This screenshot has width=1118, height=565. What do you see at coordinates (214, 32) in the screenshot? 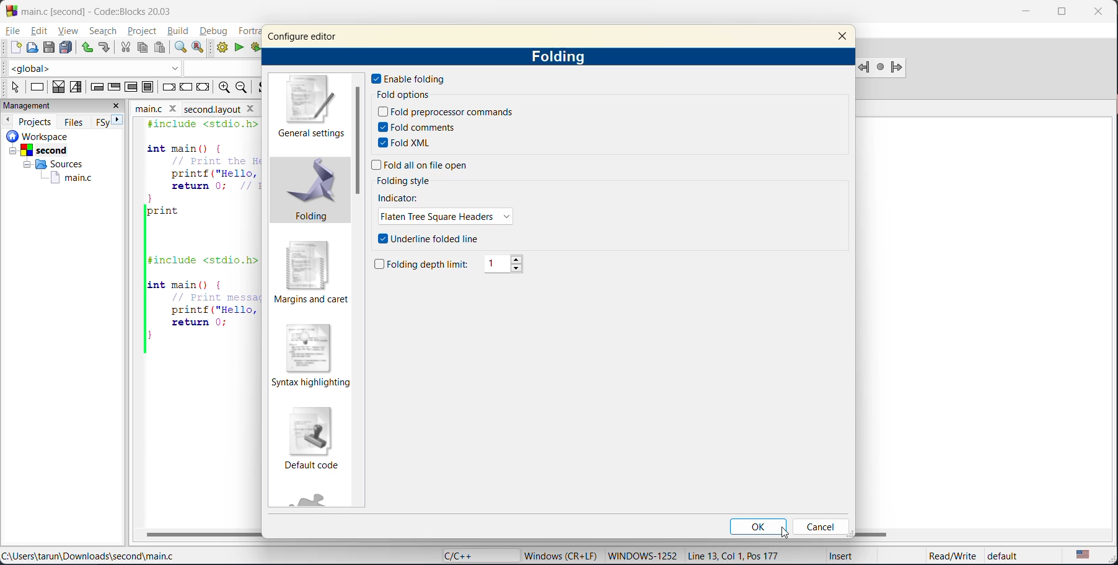
I see `debug` at bounding box center [214, 32].